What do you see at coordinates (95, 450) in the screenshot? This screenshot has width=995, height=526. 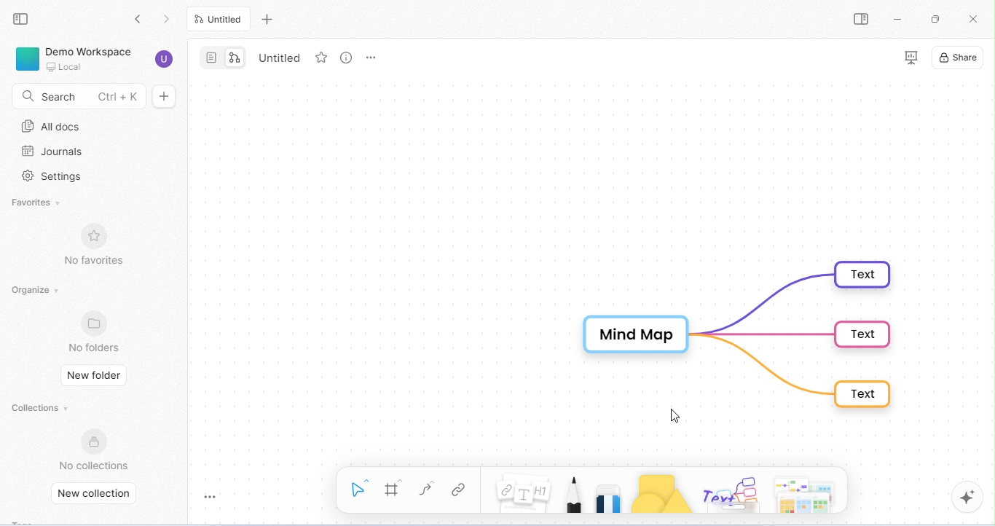 I see `no collections` at bounding box center [95, 450].